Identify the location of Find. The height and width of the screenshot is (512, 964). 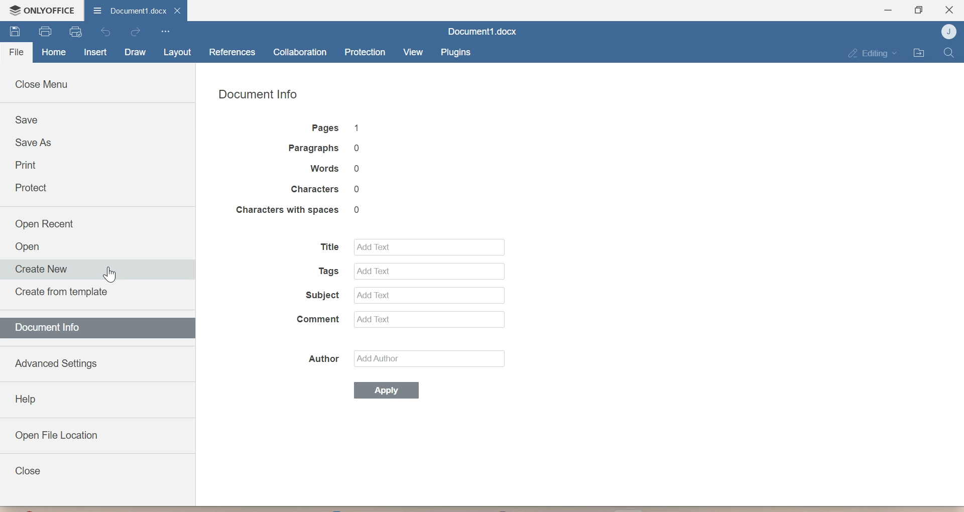
(948, 53).